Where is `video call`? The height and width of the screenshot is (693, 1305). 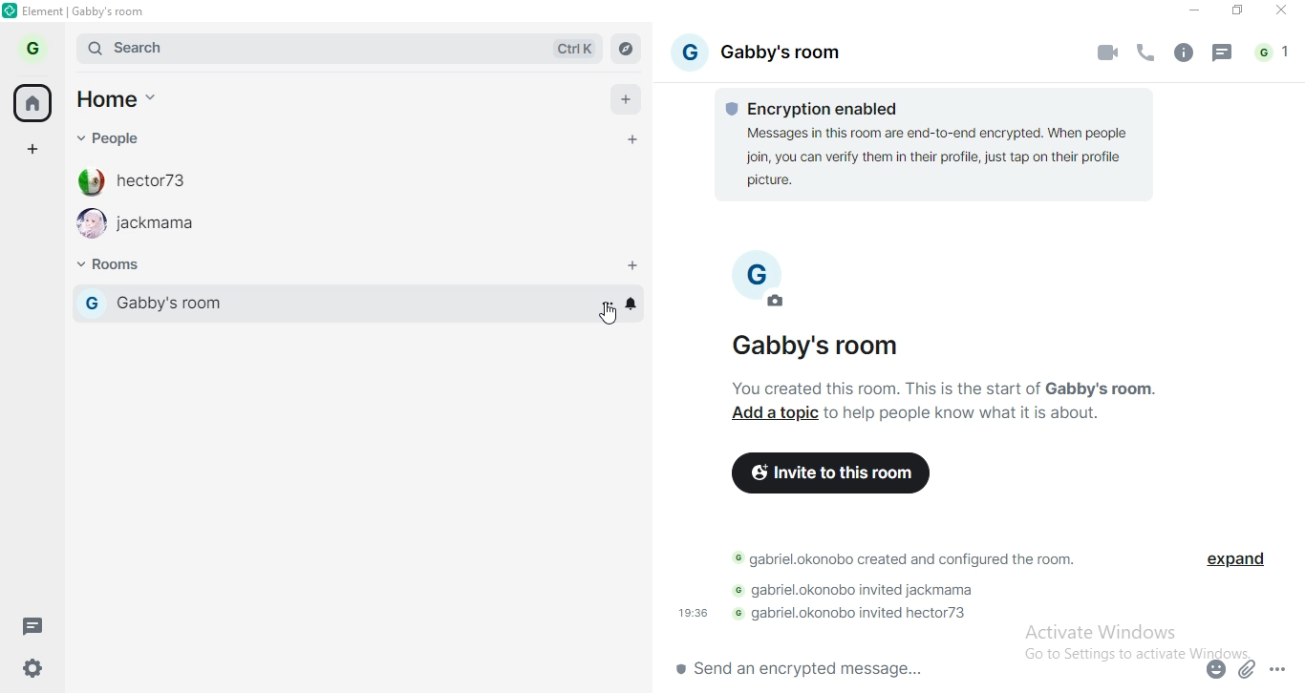
video call is located at coordinates (1100, 55).